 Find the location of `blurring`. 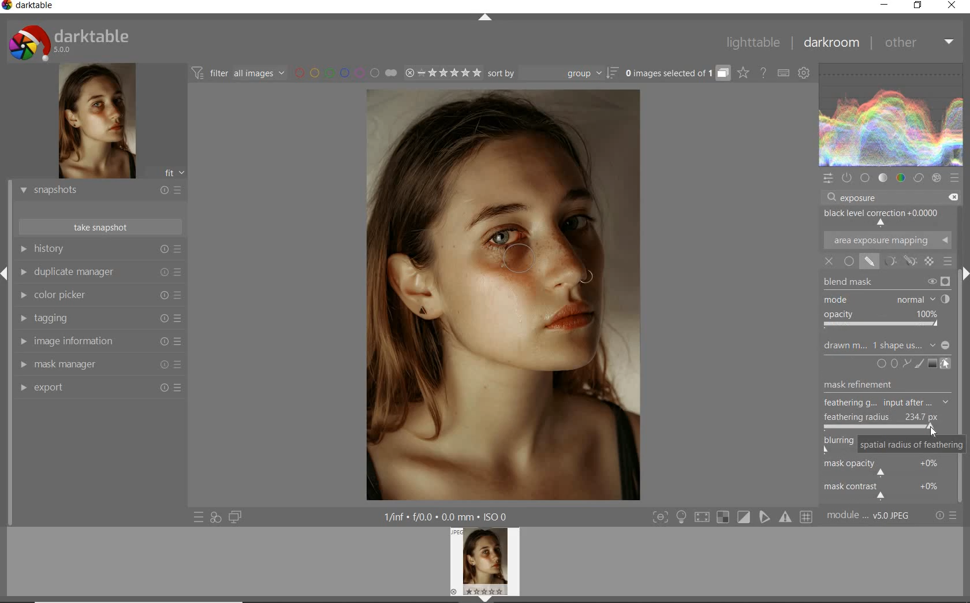

blurring is located at coordinates (838, 443).